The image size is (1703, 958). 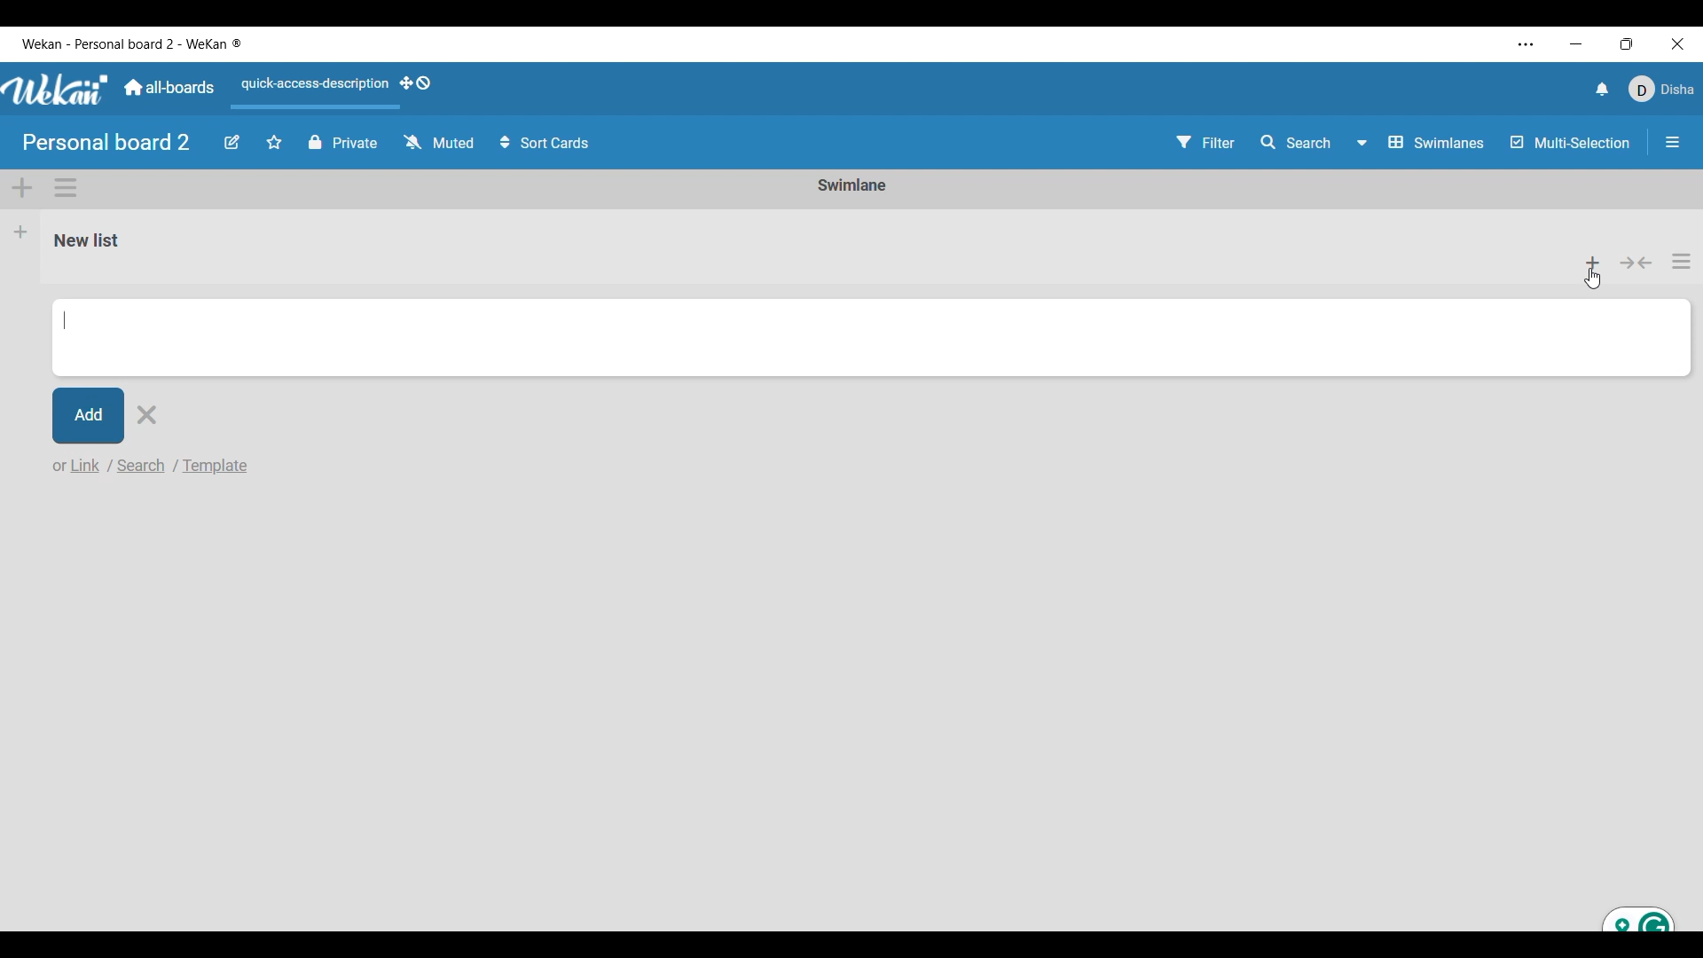 I want to click on Edit, so click(x=233, y=143).